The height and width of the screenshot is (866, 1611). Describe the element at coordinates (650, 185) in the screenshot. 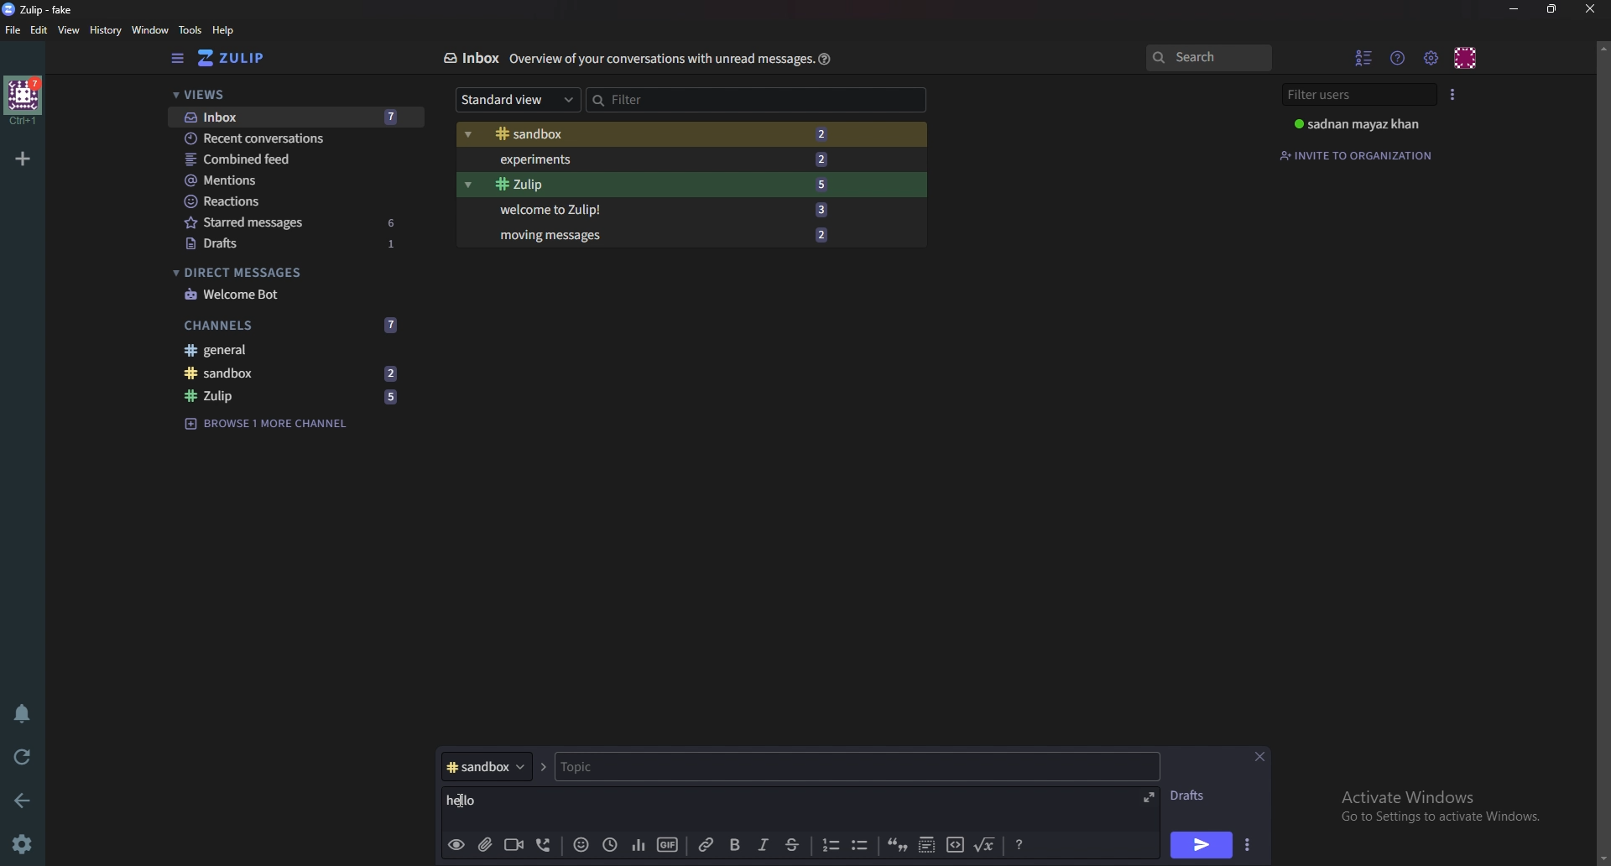

I see `zulip 5` at that location.